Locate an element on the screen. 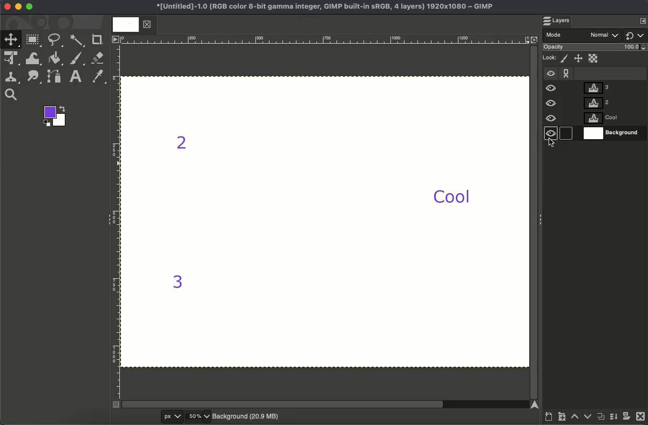  Brush is located at coordinates (77, 59).